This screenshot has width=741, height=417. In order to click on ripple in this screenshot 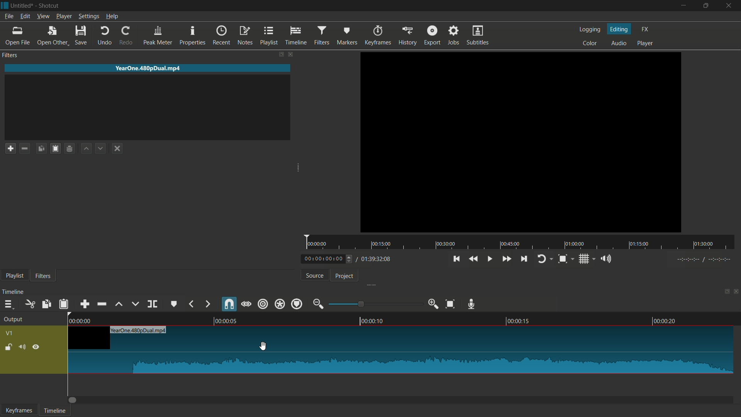, I will do `click(263, 304)`.